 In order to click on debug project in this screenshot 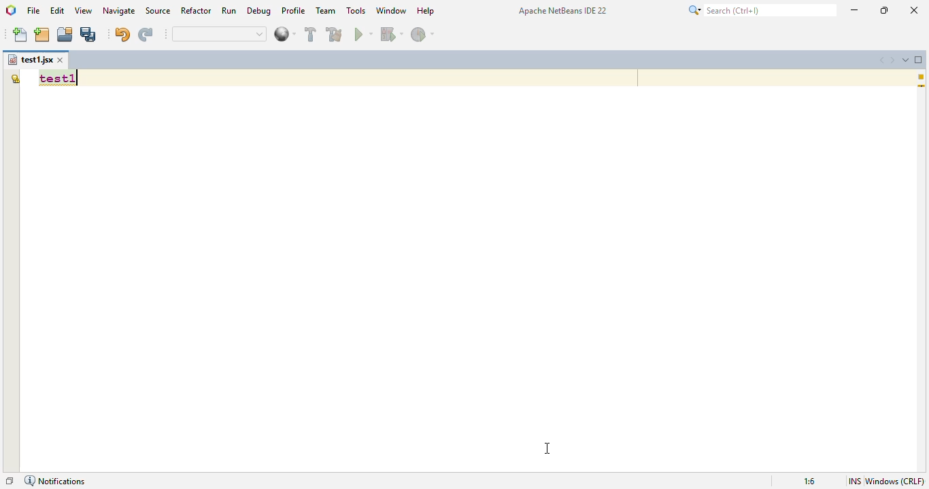, I will do `click(391, 33)`.